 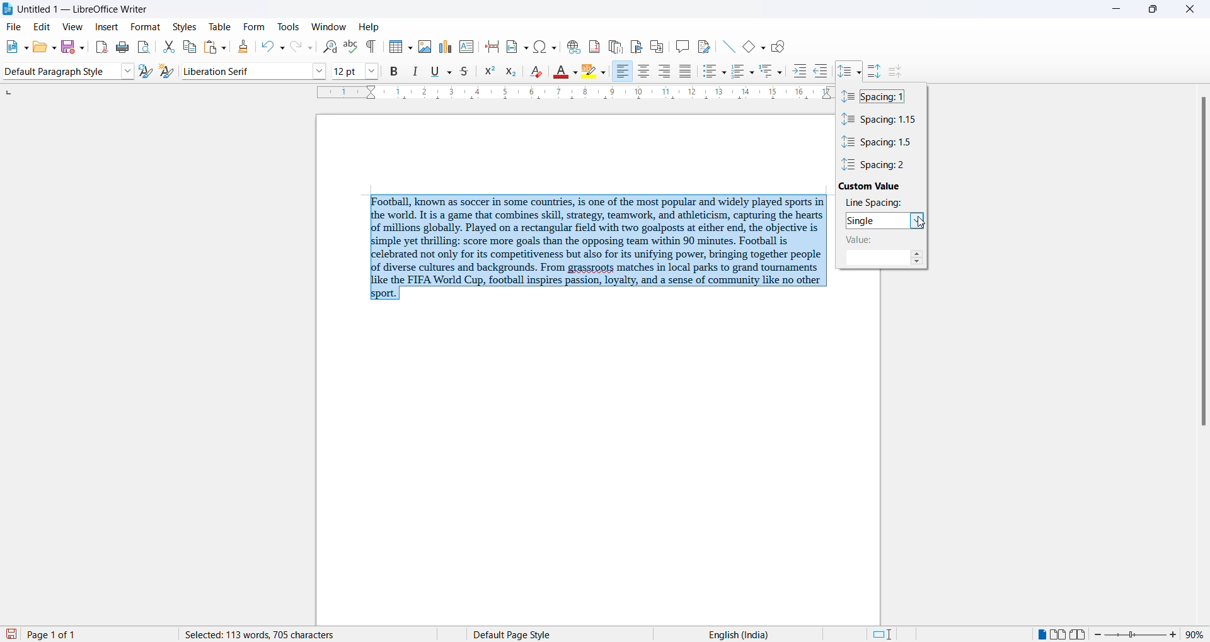 What do you see at coordinates (604, 72) in the screenshot?
I see `character highlighting options` at bounding box center [604, 72].